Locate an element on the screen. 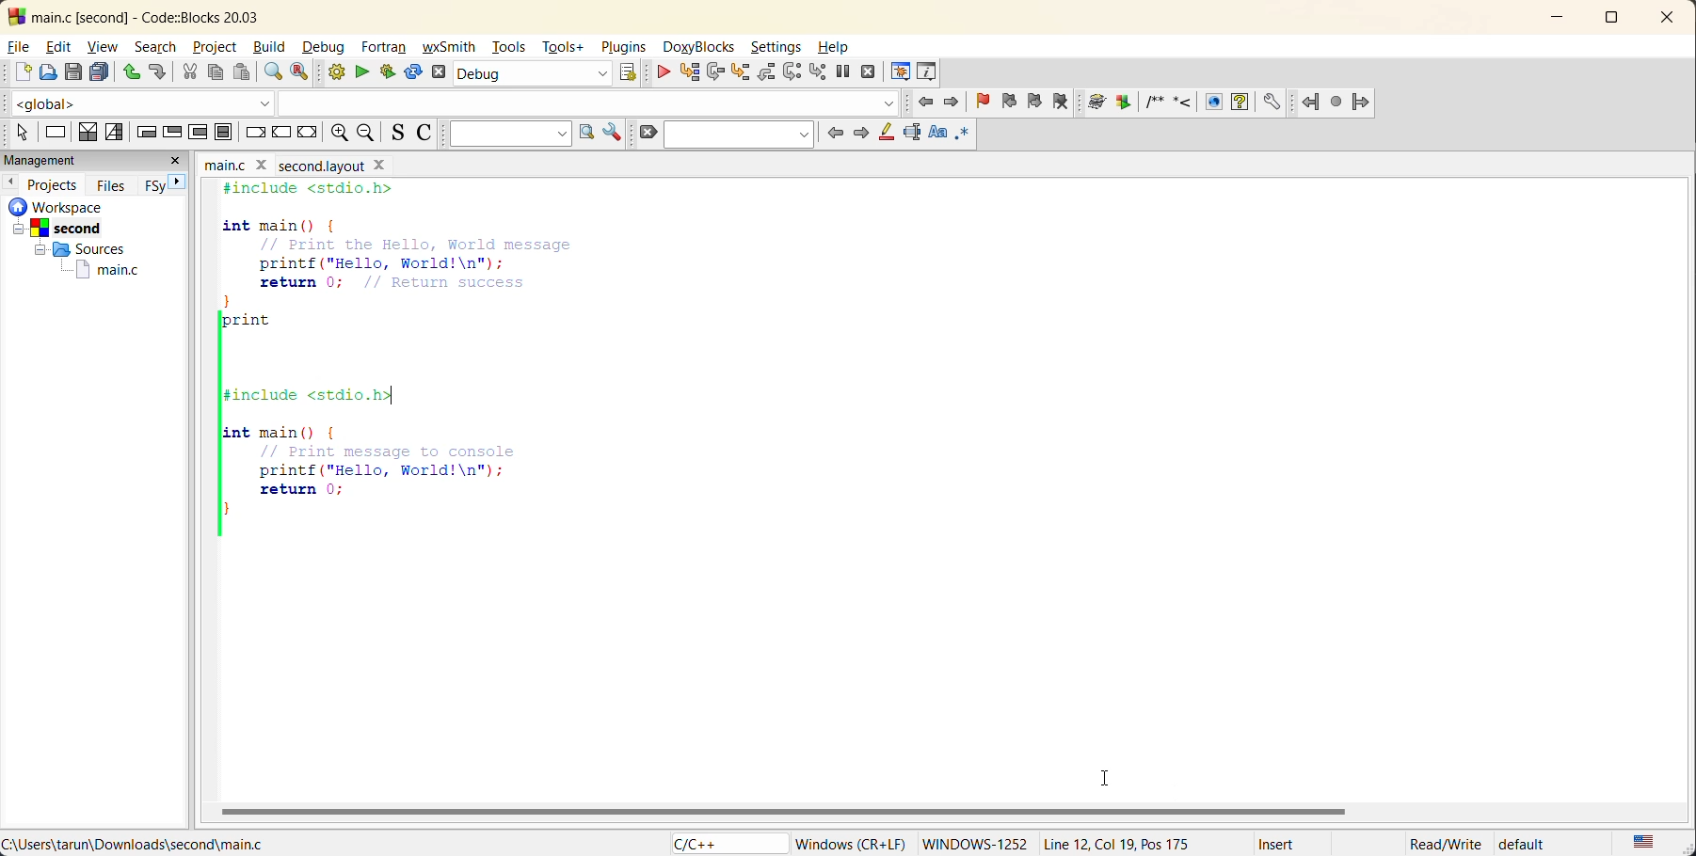 The height and width of the screenshot is (856, 1696). app name and file name is located at coordinates (184, 16).